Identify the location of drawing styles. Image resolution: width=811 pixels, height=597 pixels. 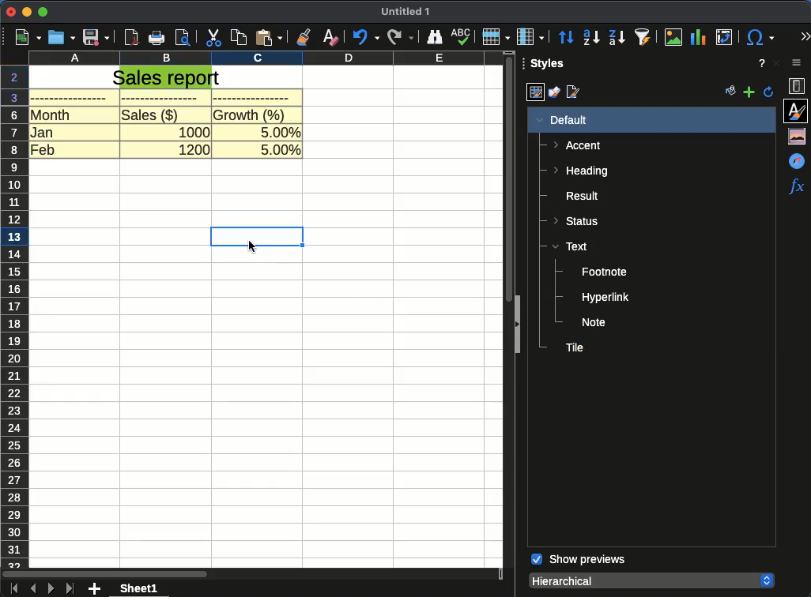
(554, 94).